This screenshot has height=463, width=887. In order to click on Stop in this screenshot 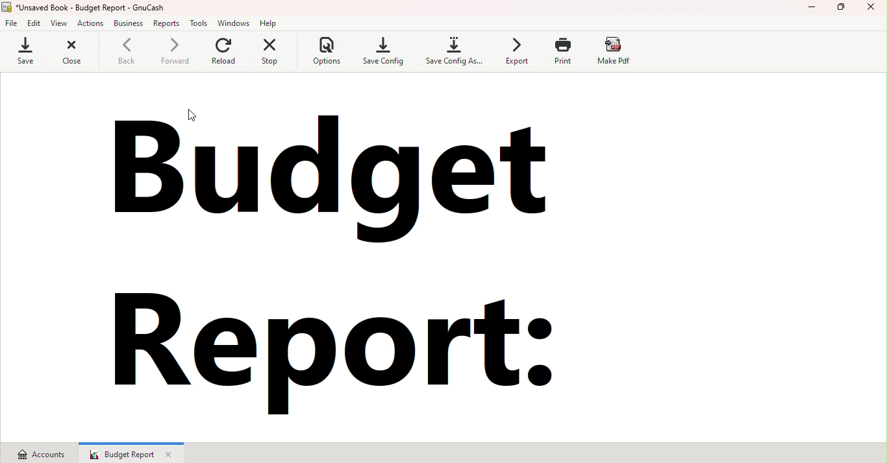, I will do `click(271, 52)`.